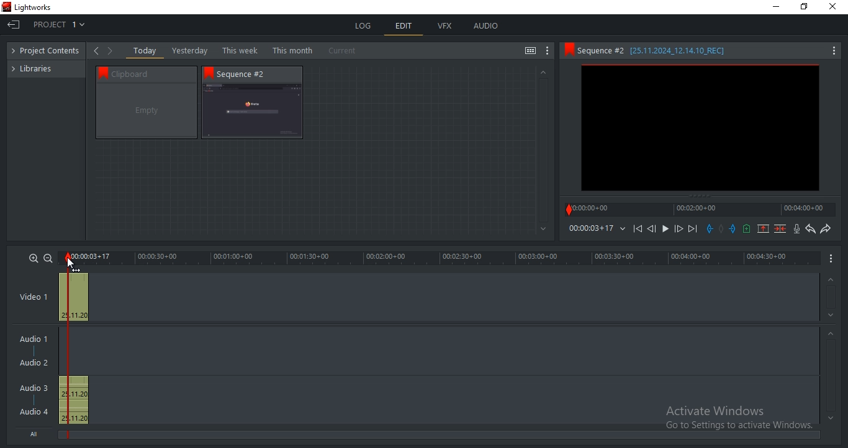  What do you see at coordinates (777, 7) in the screenshot?
I see `minimize` at bounding box center [777, 7].